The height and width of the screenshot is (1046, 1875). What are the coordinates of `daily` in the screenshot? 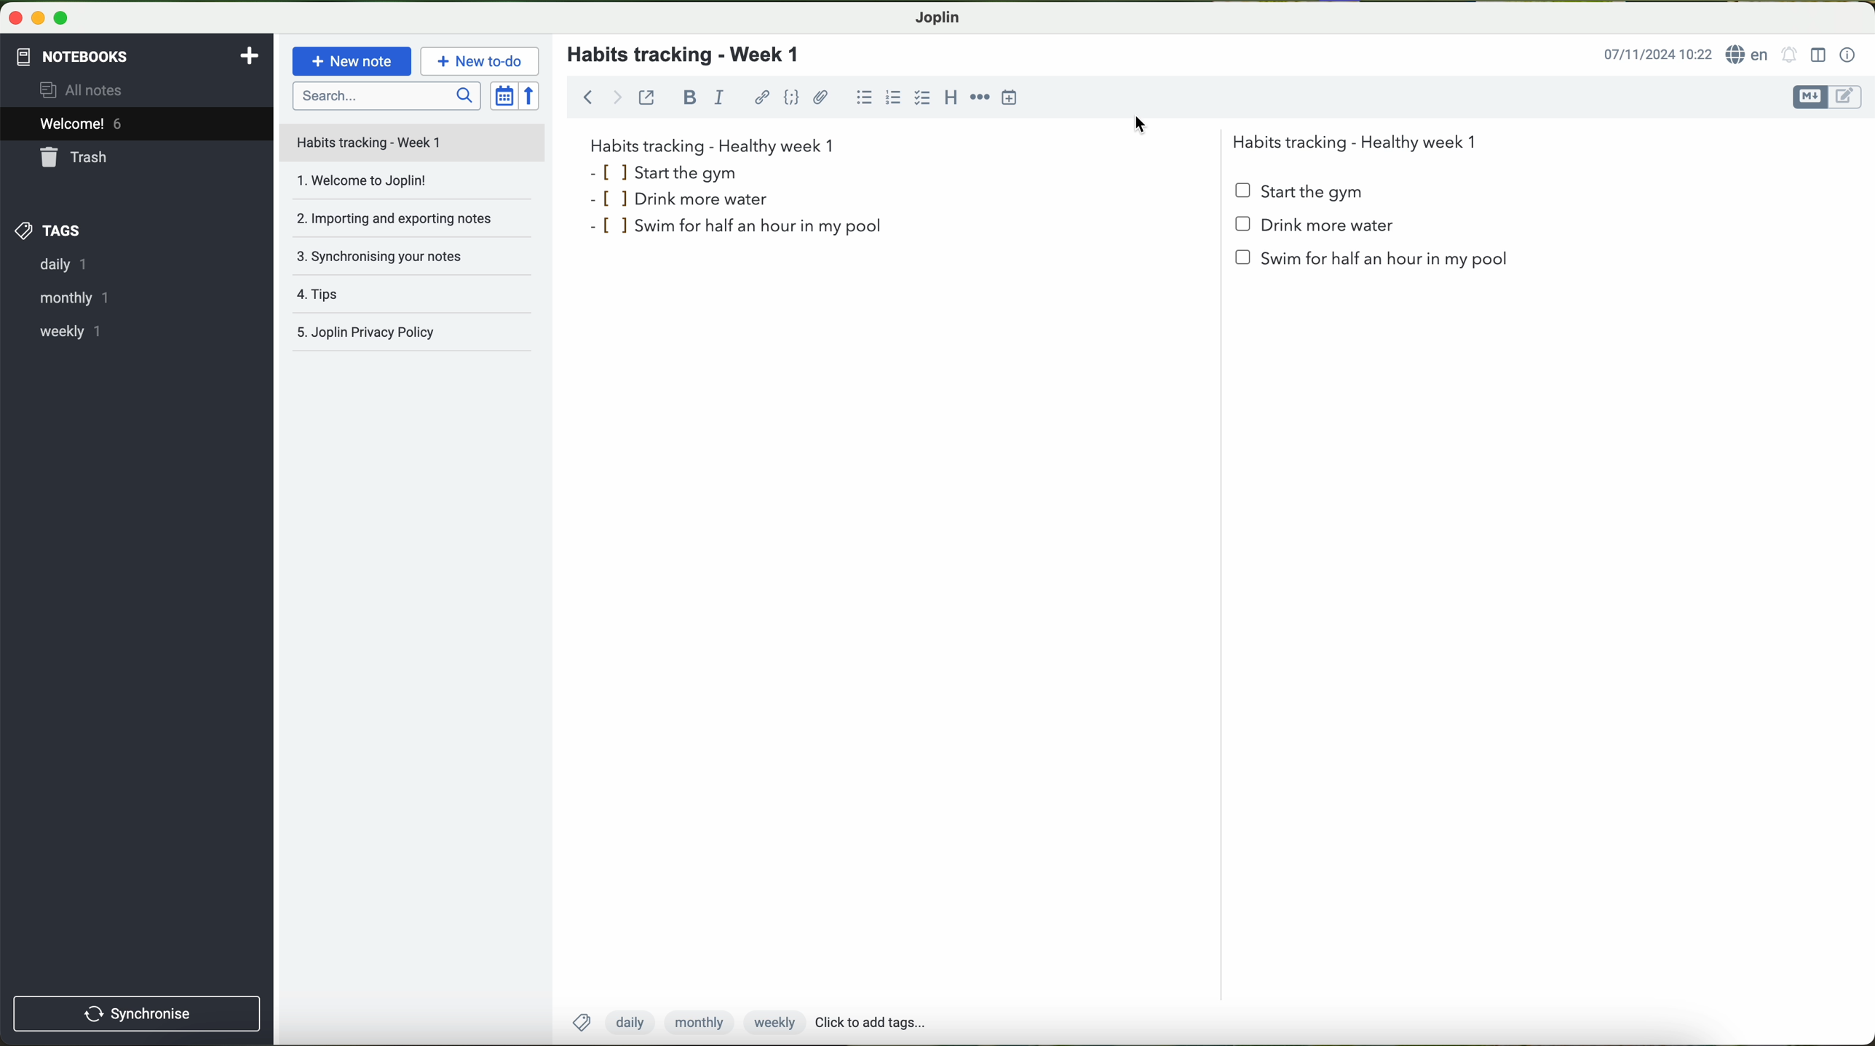 It's located at (629, 1023).